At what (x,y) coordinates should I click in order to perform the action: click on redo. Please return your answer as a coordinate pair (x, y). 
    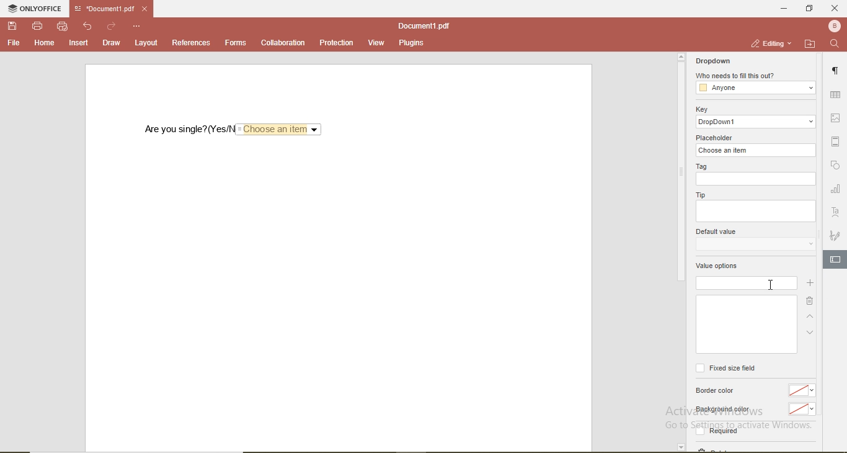
    Looking at the image, I should click on (112, 27).